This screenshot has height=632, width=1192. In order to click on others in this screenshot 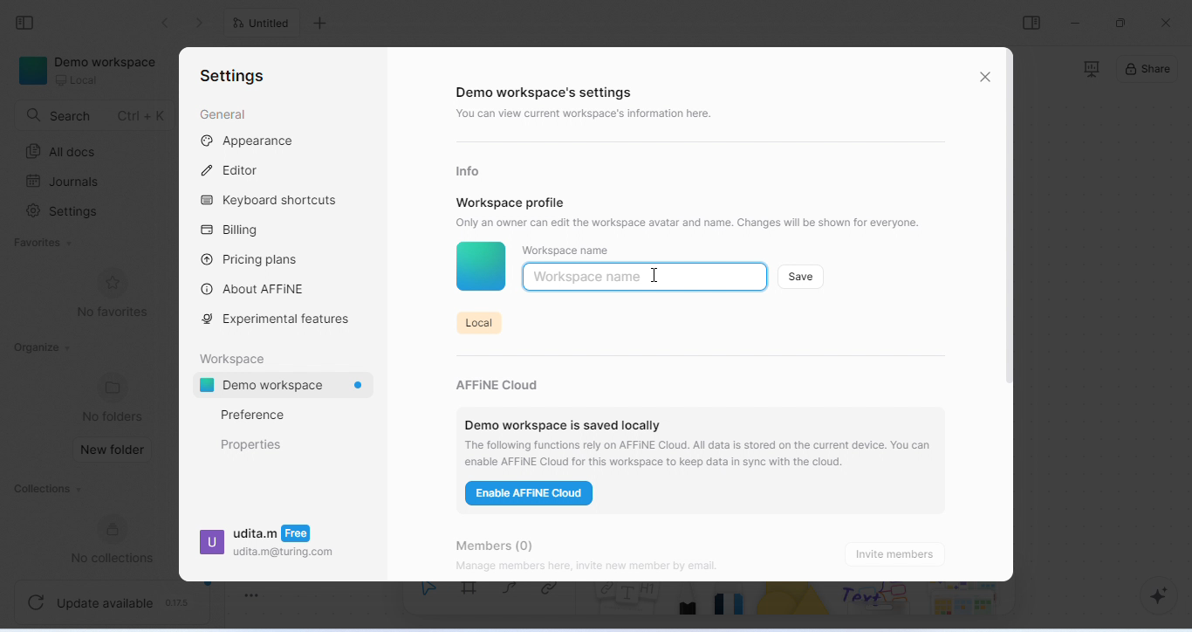, I will do `click(879, 601)`.